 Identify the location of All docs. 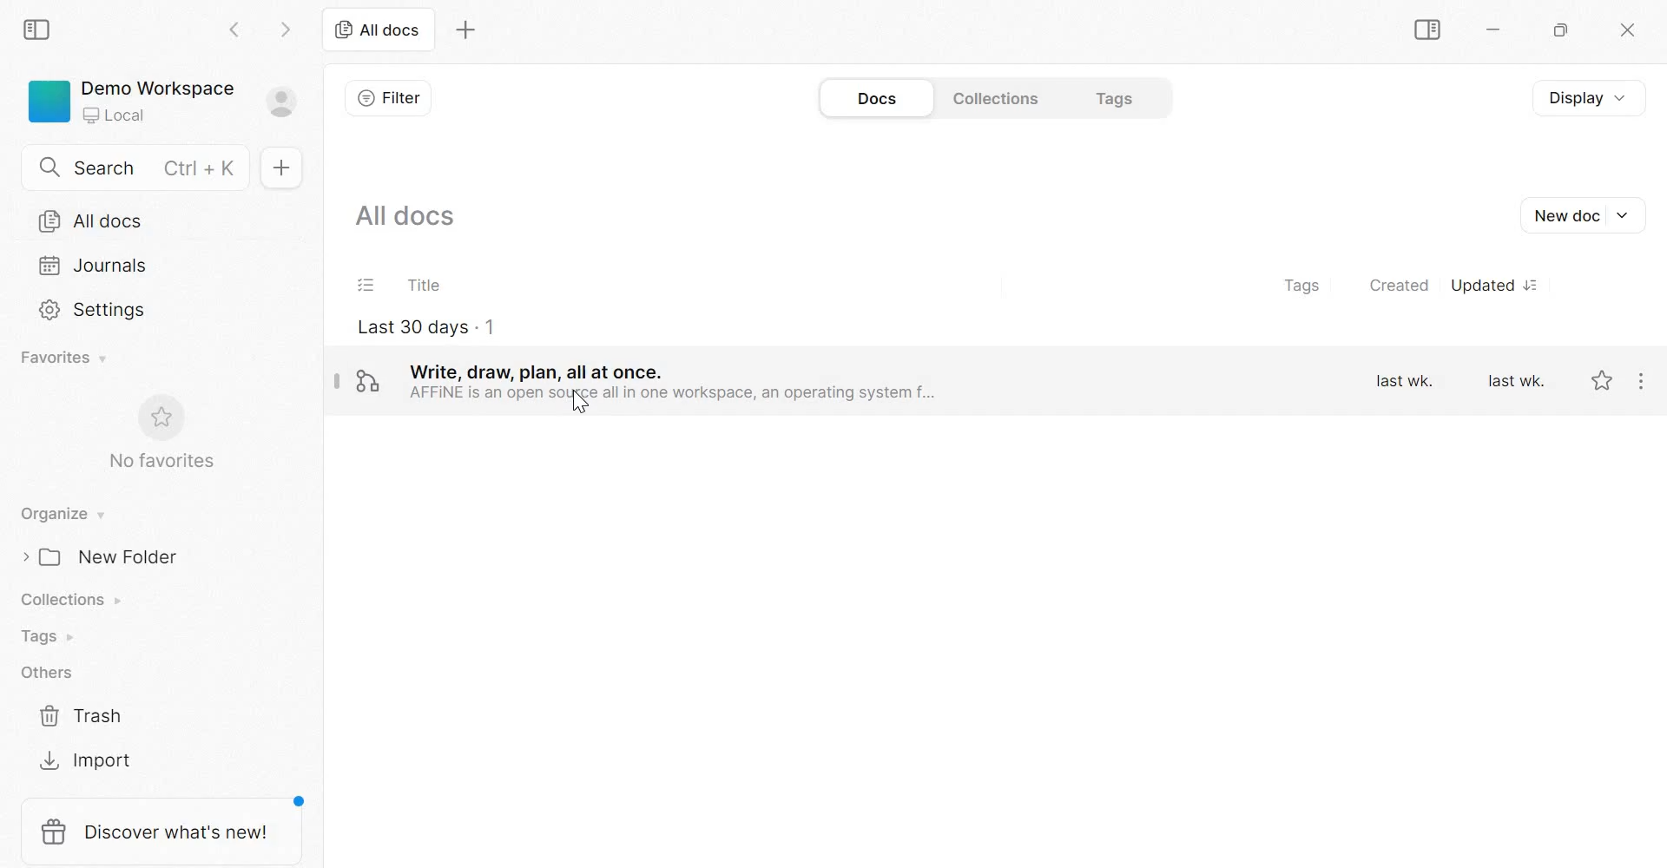
(405, 214).